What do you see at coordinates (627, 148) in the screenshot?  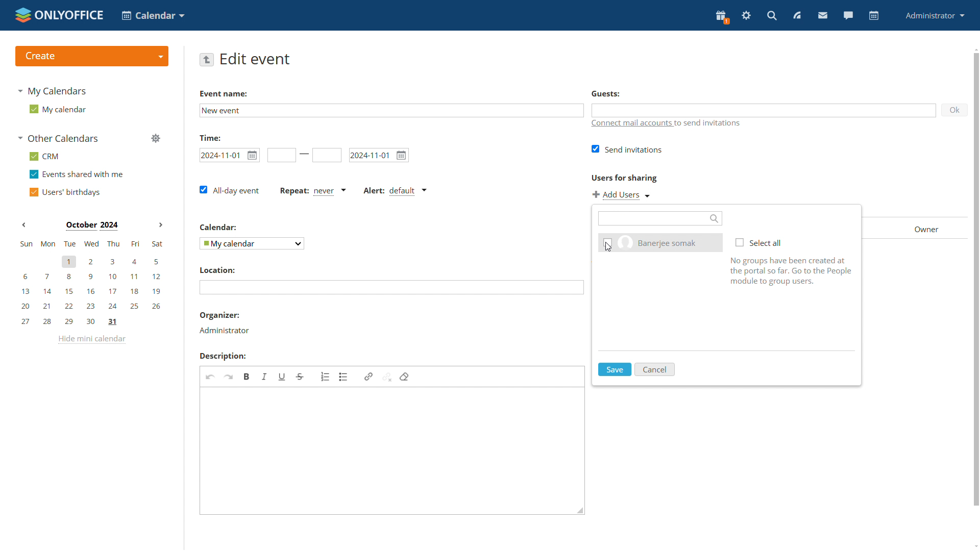 I see `send invitations` at bounding box center [627, 148].